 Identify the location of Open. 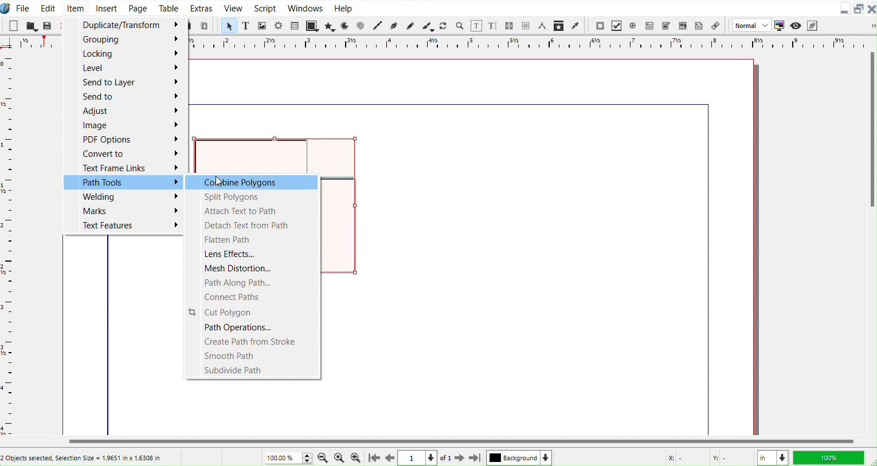
(32, 25).